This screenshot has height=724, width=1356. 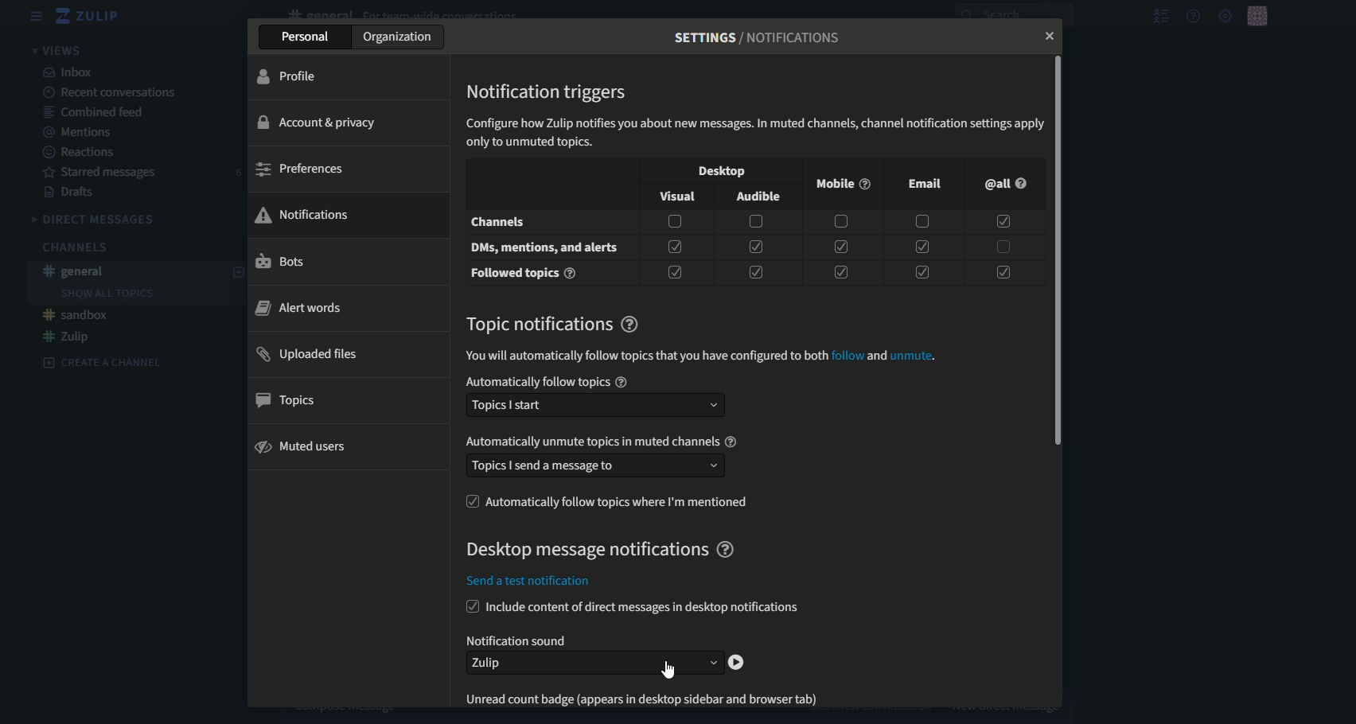 I want to click on main menu, so click(x=1224, y=15).